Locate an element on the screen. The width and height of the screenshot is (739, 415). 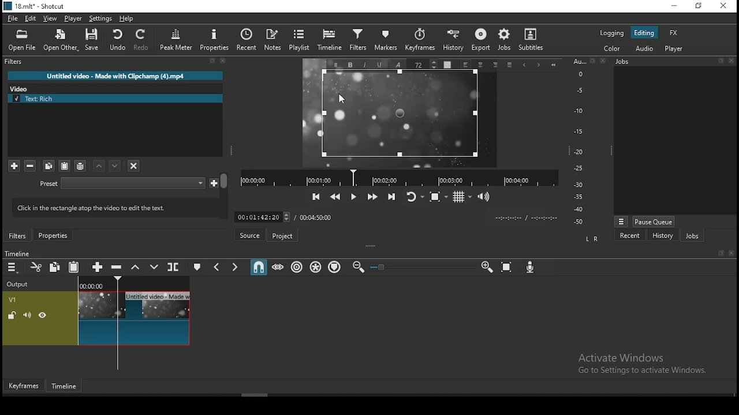
jobs is located at coordinates (692, 235).